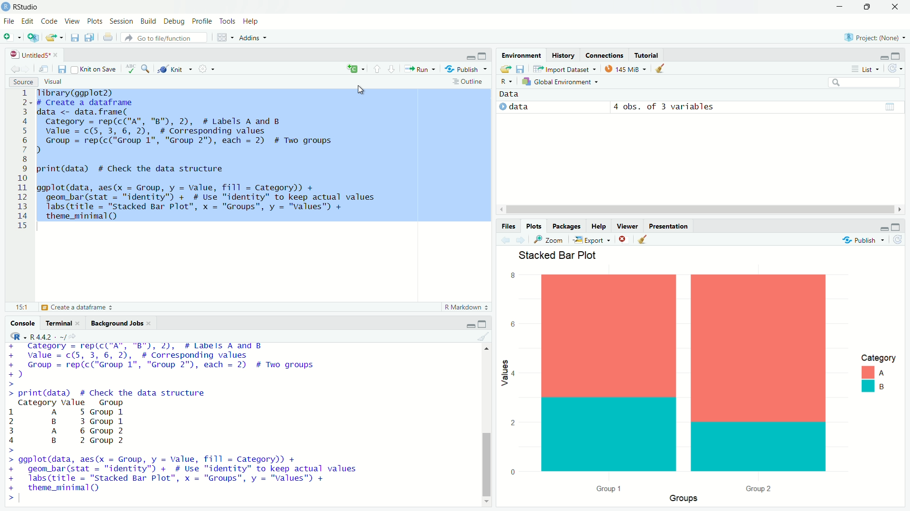 The image size is (910, 511). What do you see at coordinates (358, 88) in the screenshot?
I see `Cursor` at bounding box center [358, 88].